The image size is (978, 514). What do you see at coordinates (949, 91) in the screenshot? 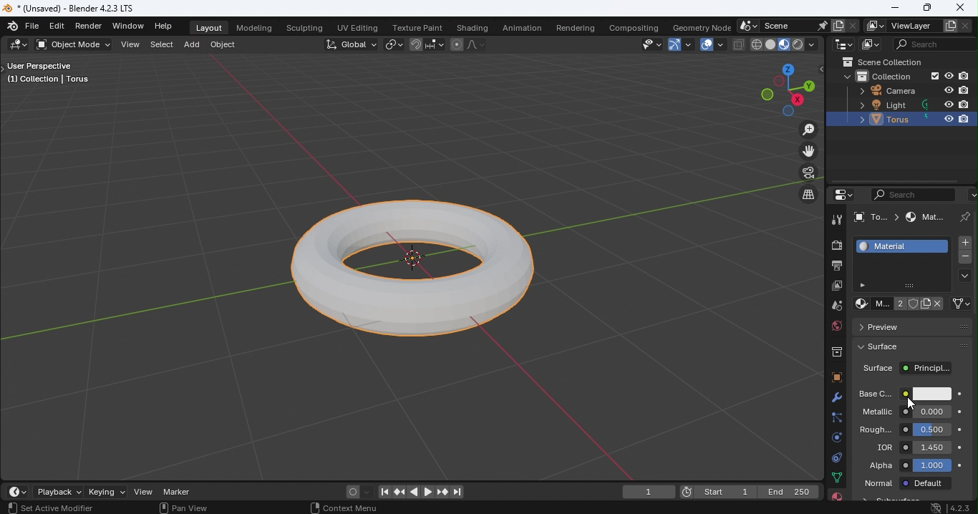
I see `Hide in viewpoint` at bounding box center [949, 91].